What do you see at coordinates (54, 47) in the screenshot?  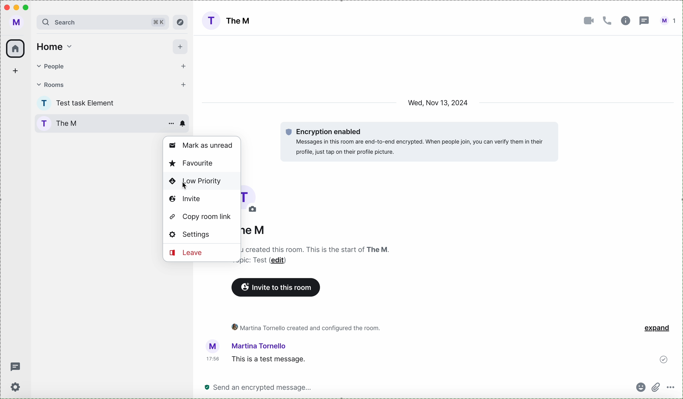 I see `home` at bounding box center [54, 47].